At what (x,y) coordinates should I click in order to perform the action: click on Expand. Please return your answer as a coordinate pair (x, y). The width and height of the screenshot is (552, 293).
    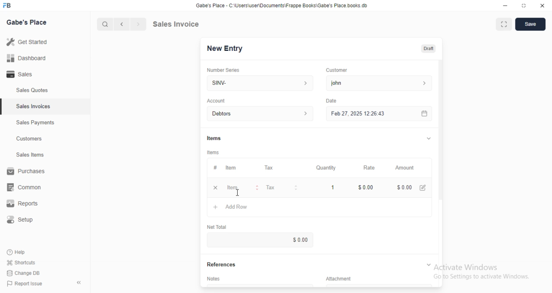
    Looking at the image, I should click on (524, 6).